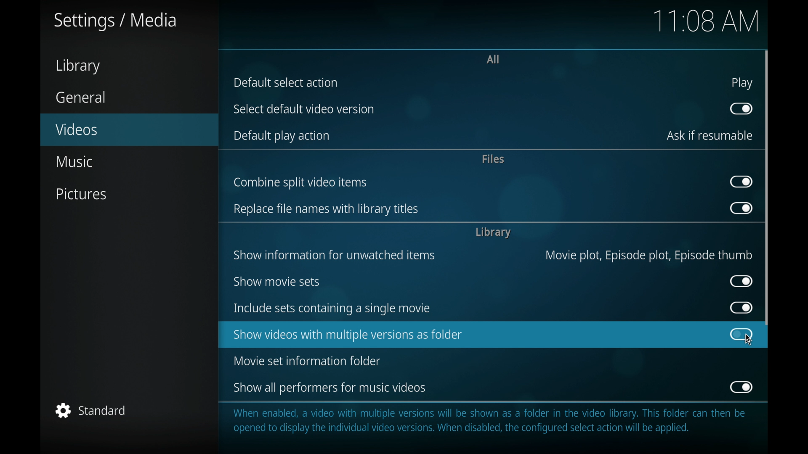 The height and width of the screenshot is (454, 808). Describe the element at coordinates (742, 334) in the screenshot. I see `toggle button` at that location.